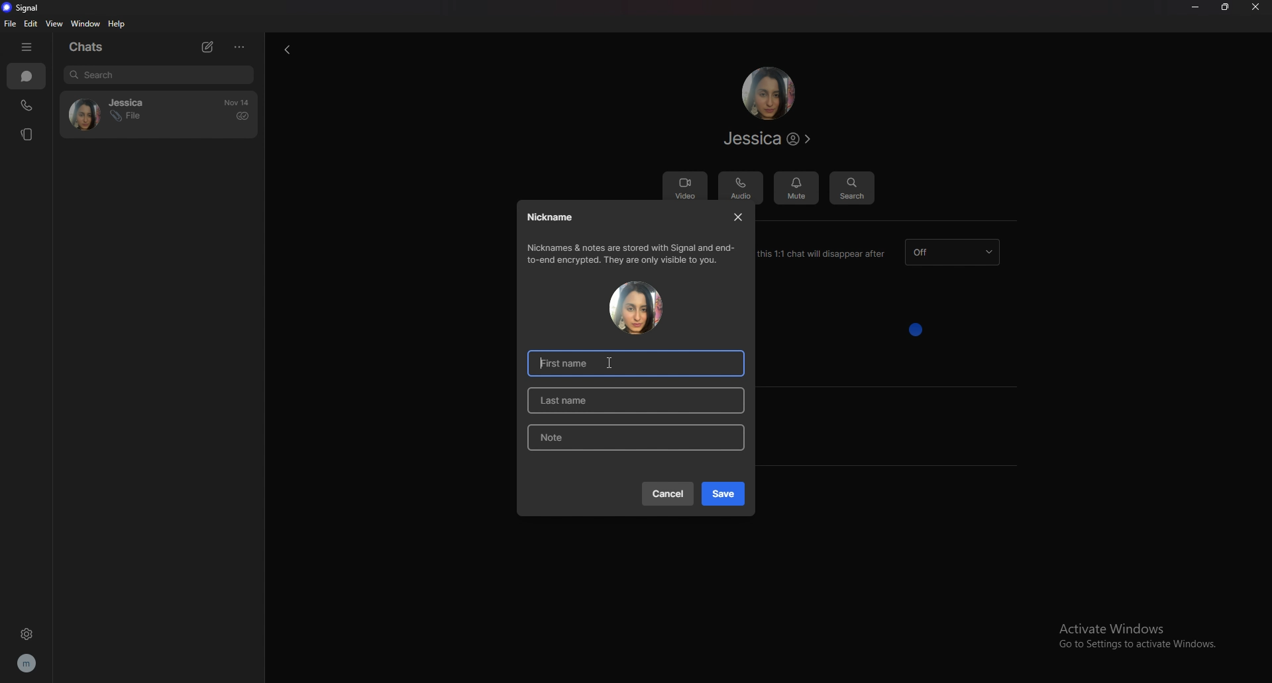 This screenshot has height=683, width=1272. What do you see at coordinates (86, 23) in the screenshot?
I see `window` at bounding box center [86, 23].